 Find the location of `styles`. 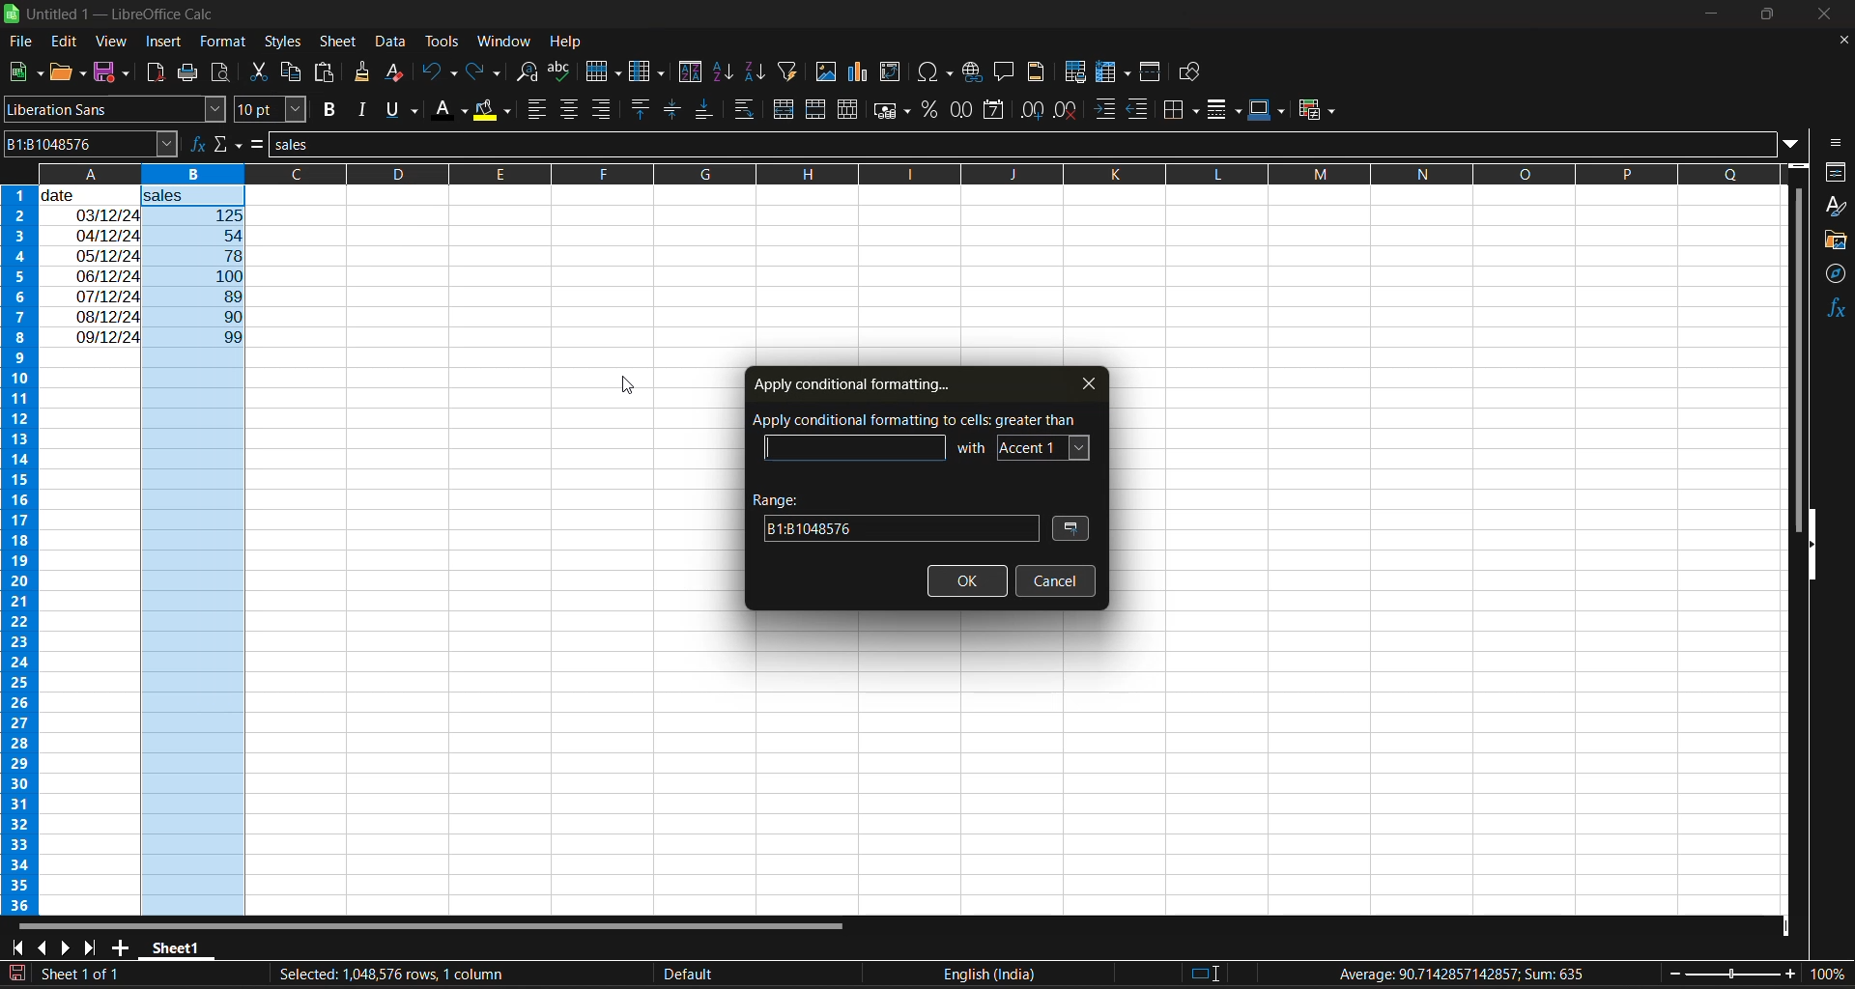

styles is located at coordinates (284, 41).